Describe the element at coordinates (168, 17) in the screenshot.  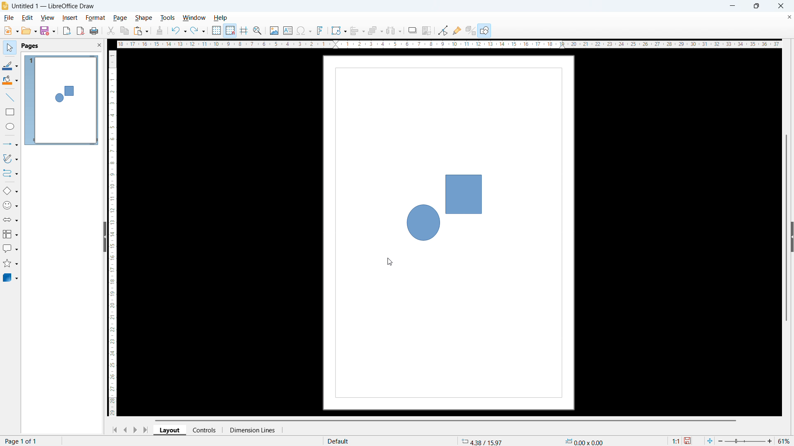
I see `tools` at that location.